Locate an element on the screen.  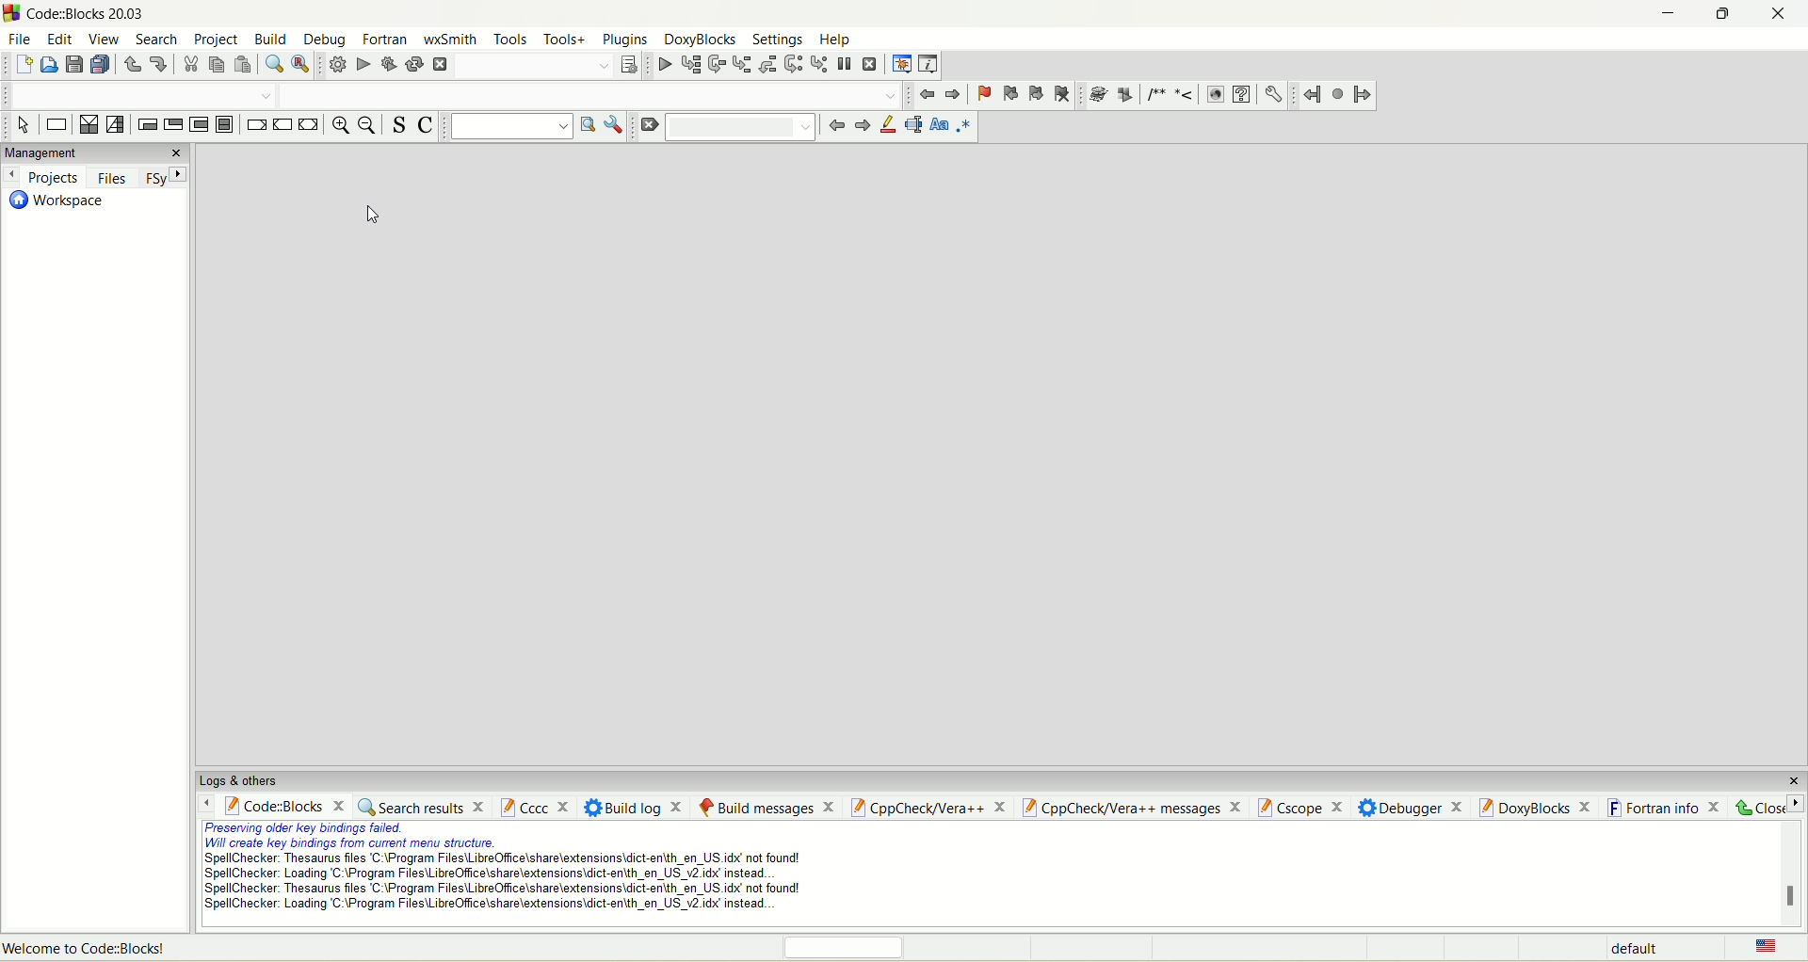
Cppcheck/vera++ message is located at coordinates (1129, 807).